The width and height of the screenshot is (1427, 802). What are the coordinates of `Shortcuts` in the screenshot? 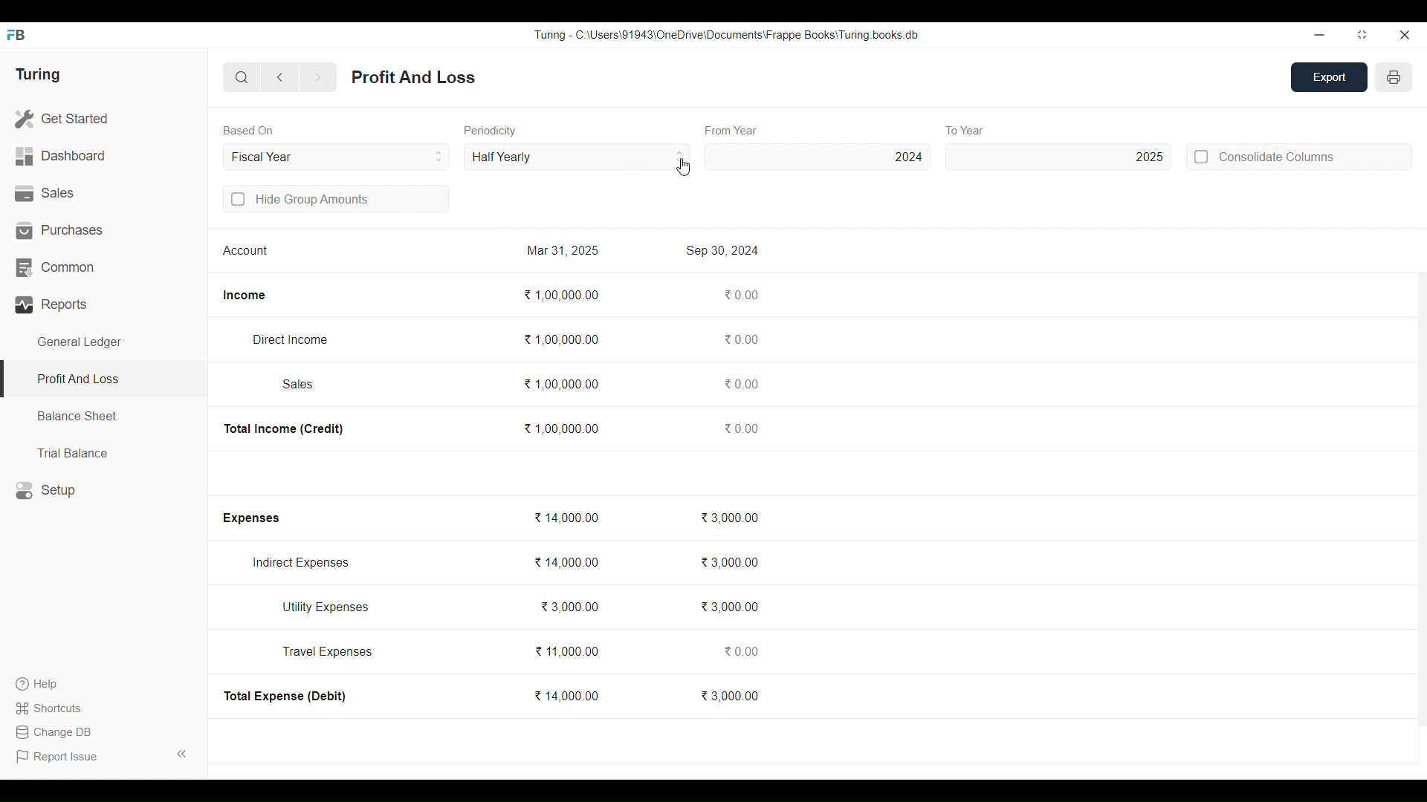 It's located at (51, 708).